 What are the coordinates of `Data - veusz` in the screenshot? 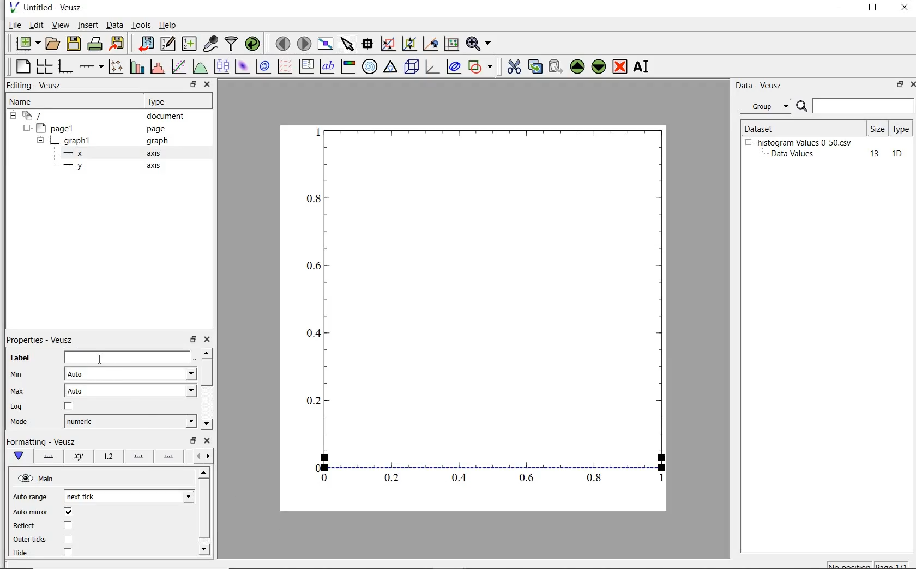 It's located at (761, 86).